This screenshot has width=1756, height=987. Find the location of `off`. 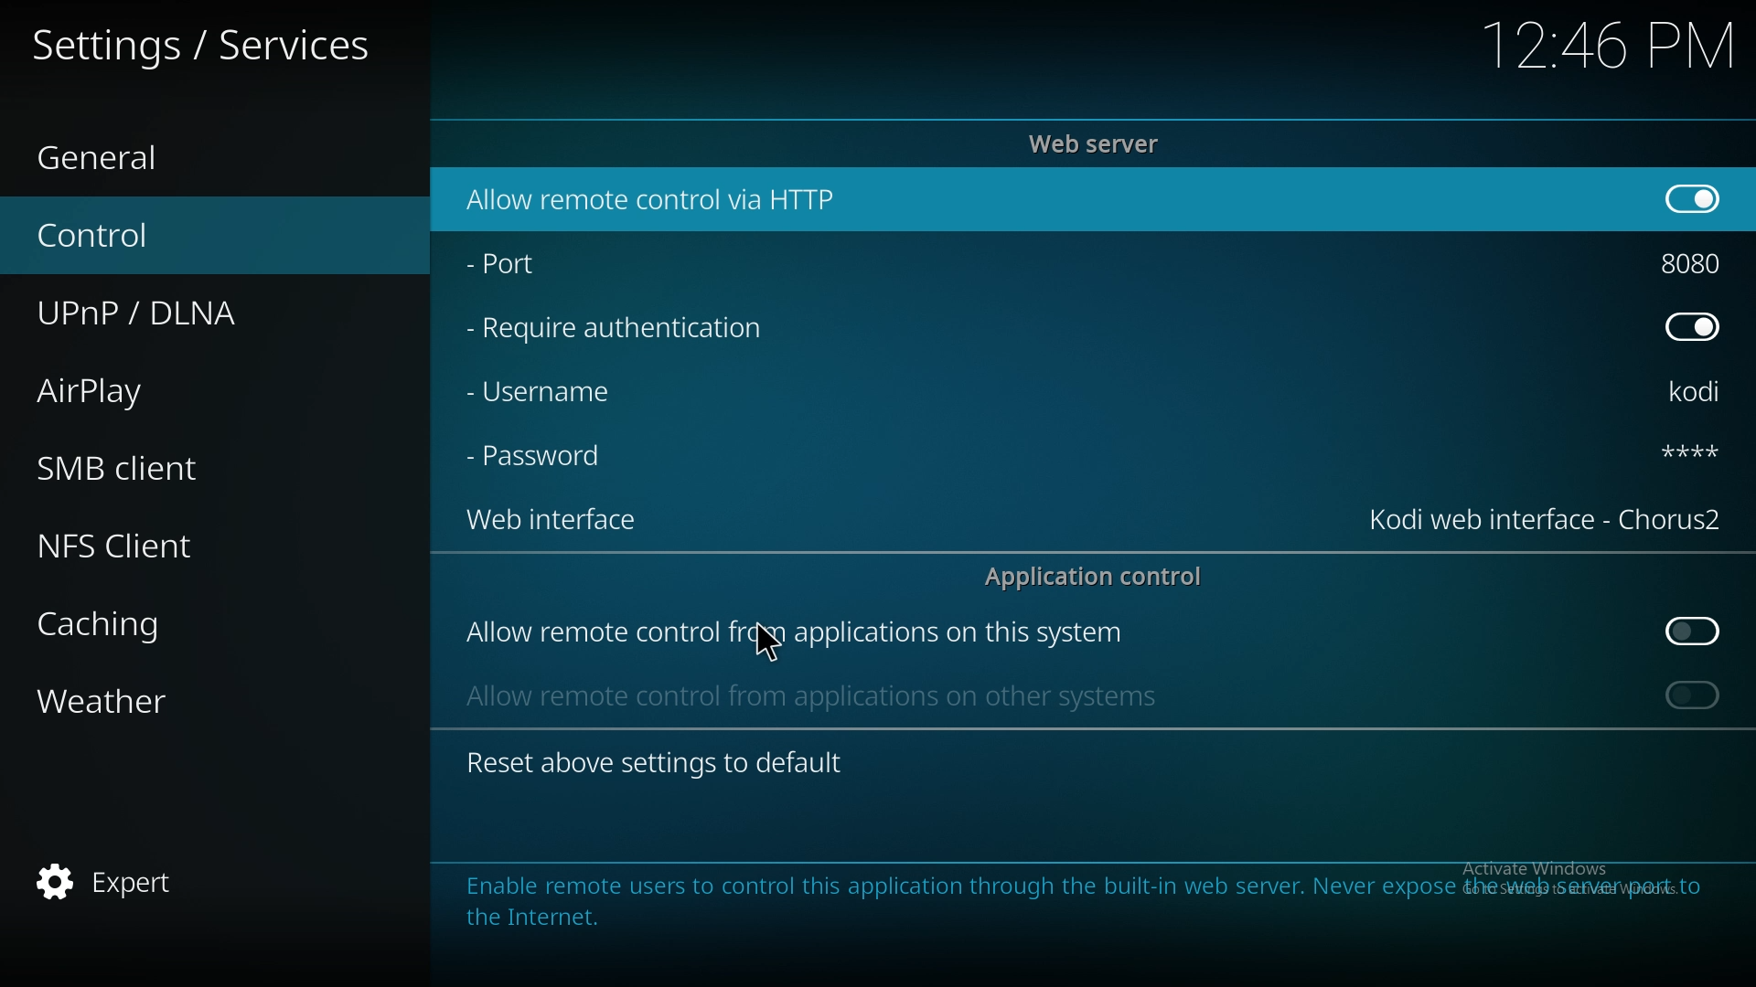

off is located at coordinates (1687, 196).